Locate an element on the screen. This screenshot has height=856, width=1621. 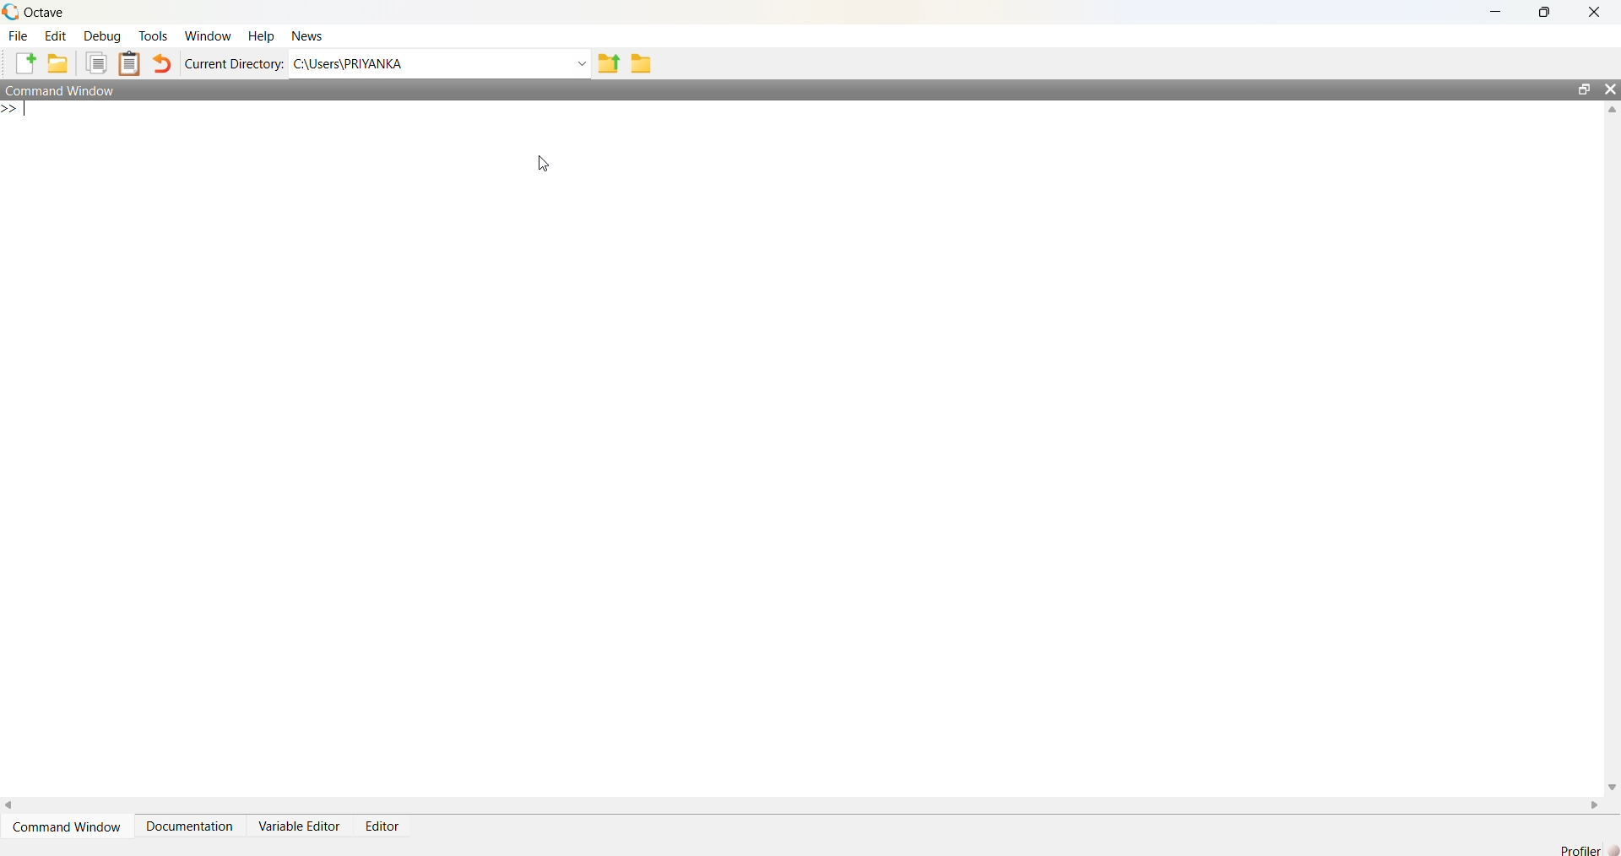
File is located at coordinates (19, 35).